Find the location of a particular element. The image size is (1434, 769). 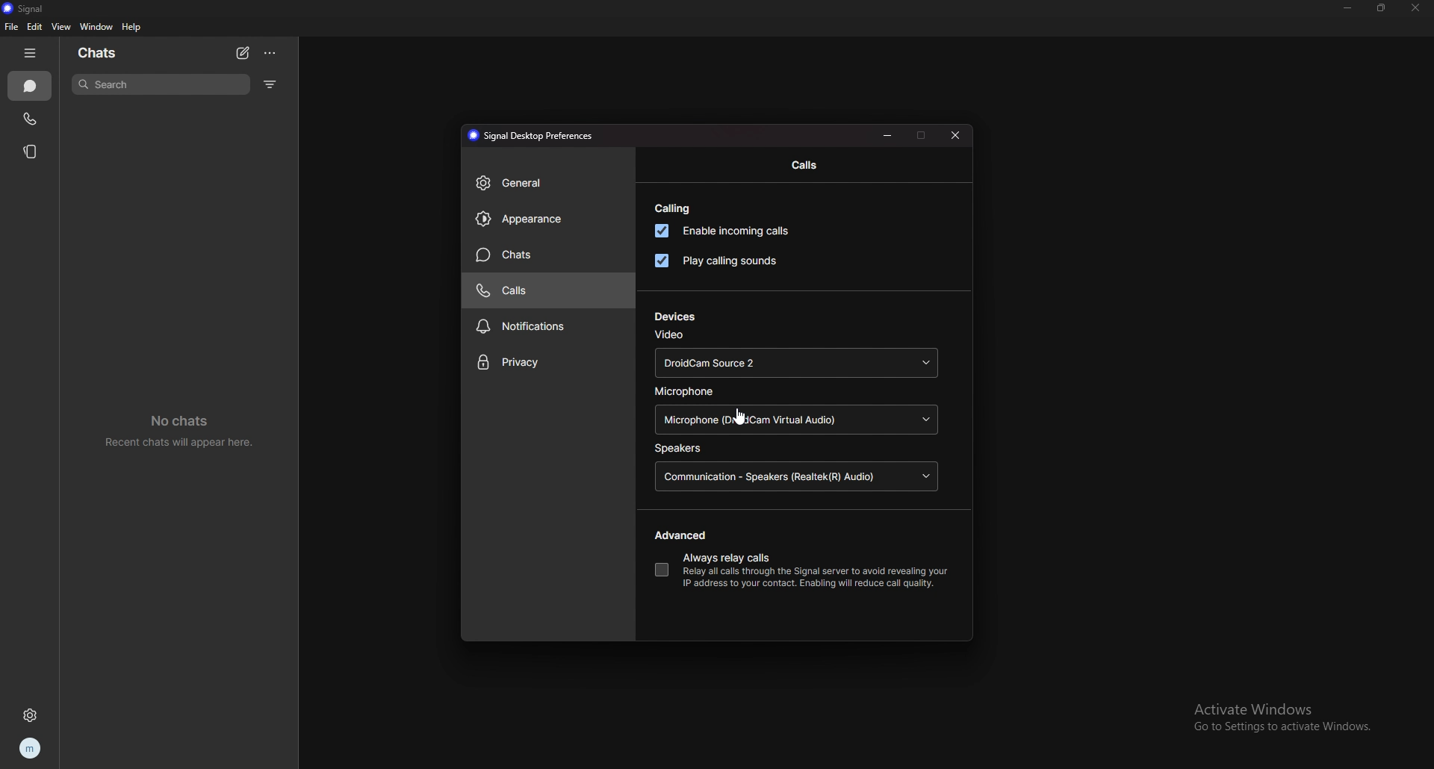

options is located at coordinates (271, 54).